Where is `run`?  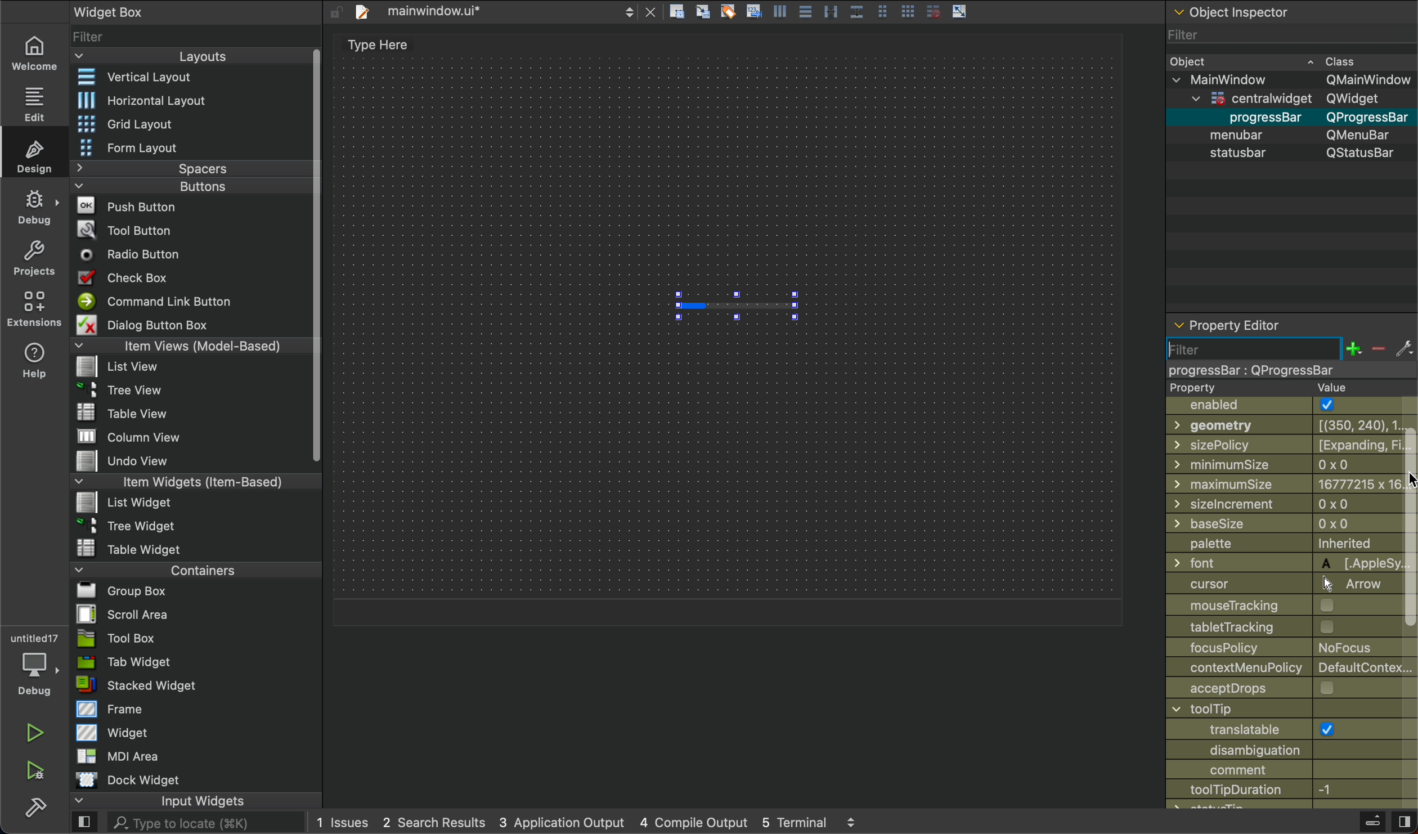
run is located at coordinates (35, 733).